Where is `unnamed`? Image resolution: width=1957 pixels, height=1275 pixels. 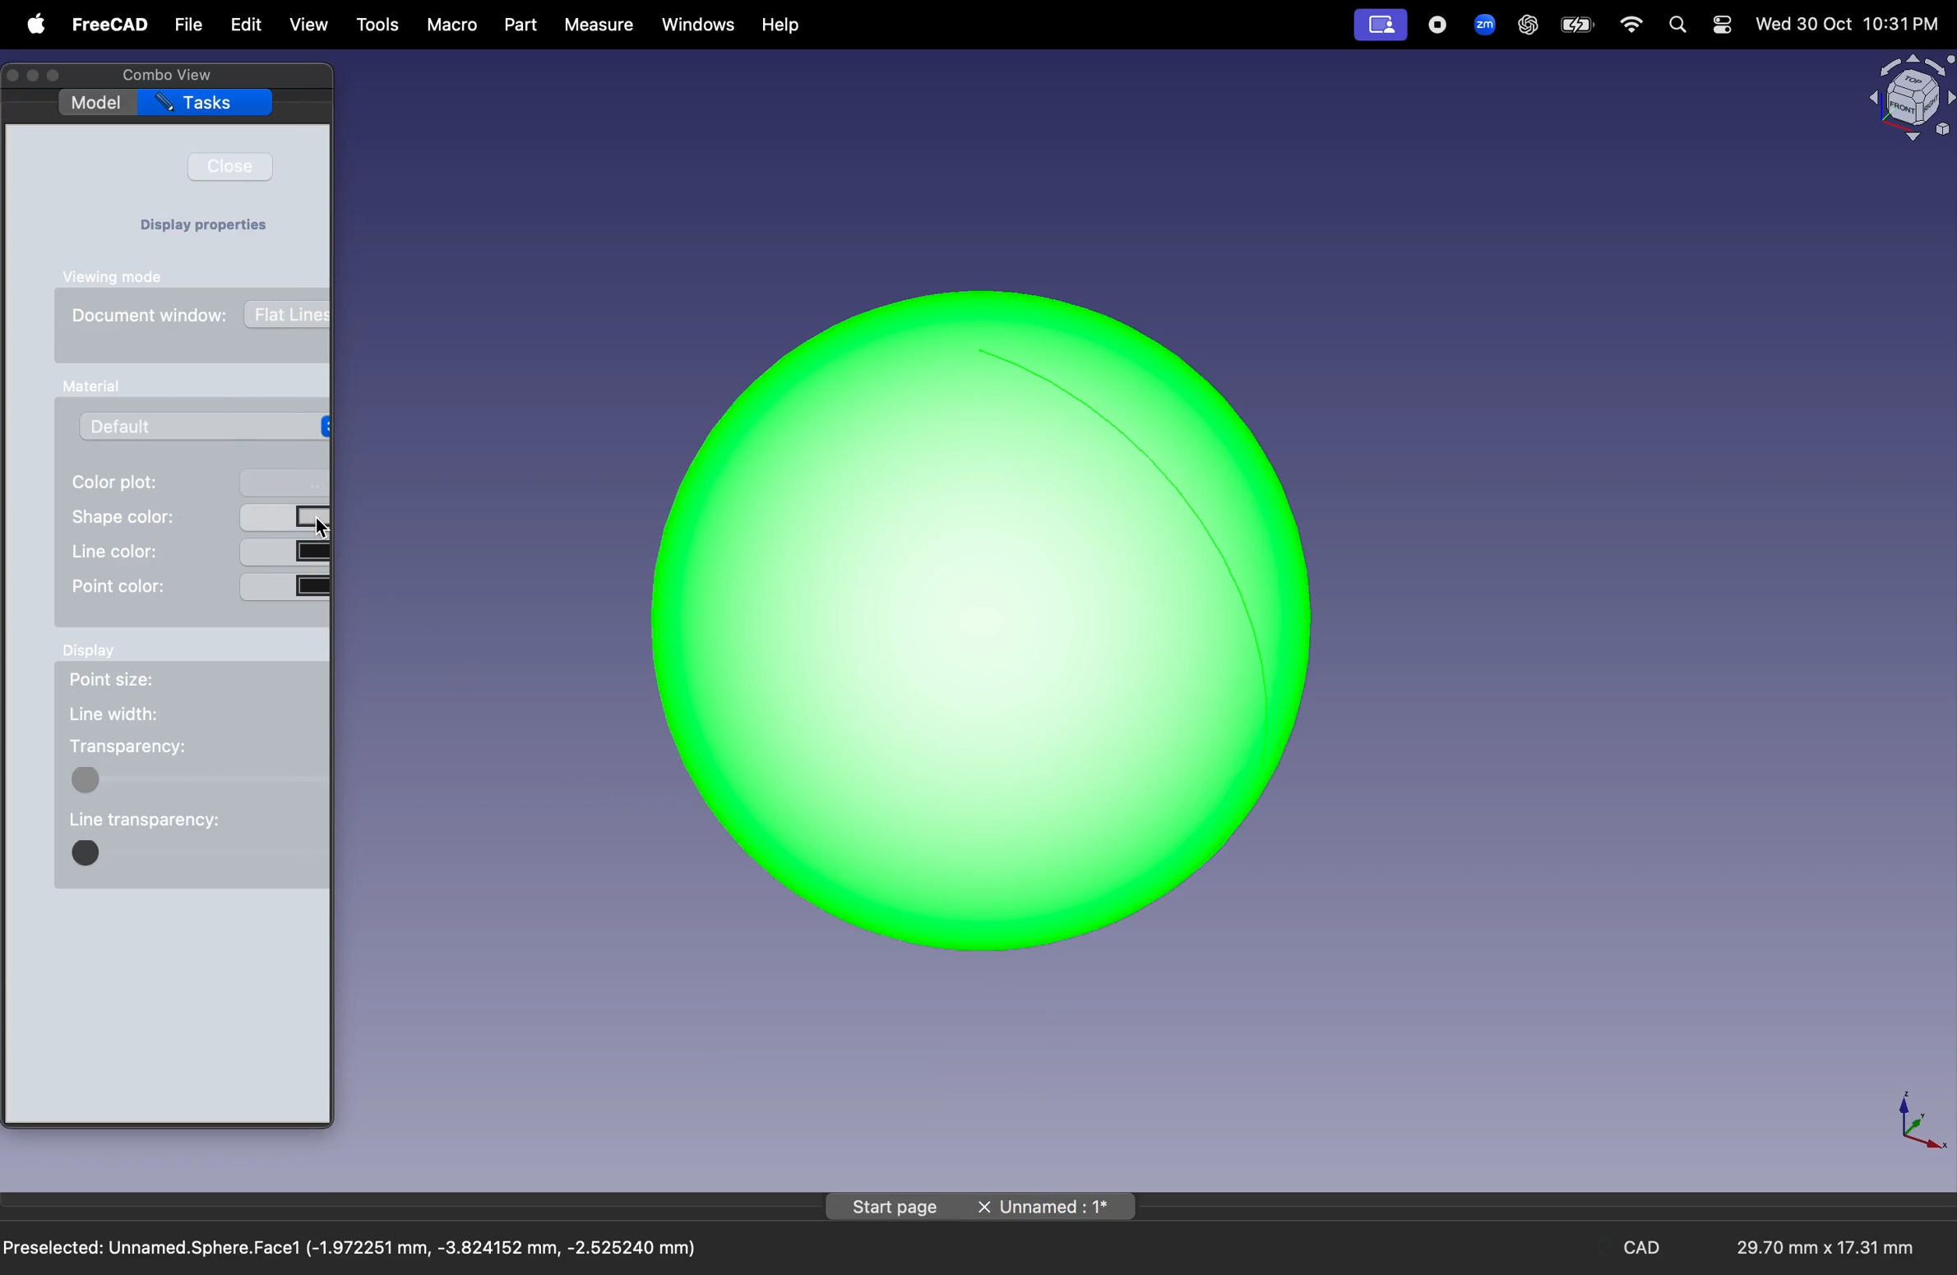
unnamed is located at coordinates (1056, 1208).